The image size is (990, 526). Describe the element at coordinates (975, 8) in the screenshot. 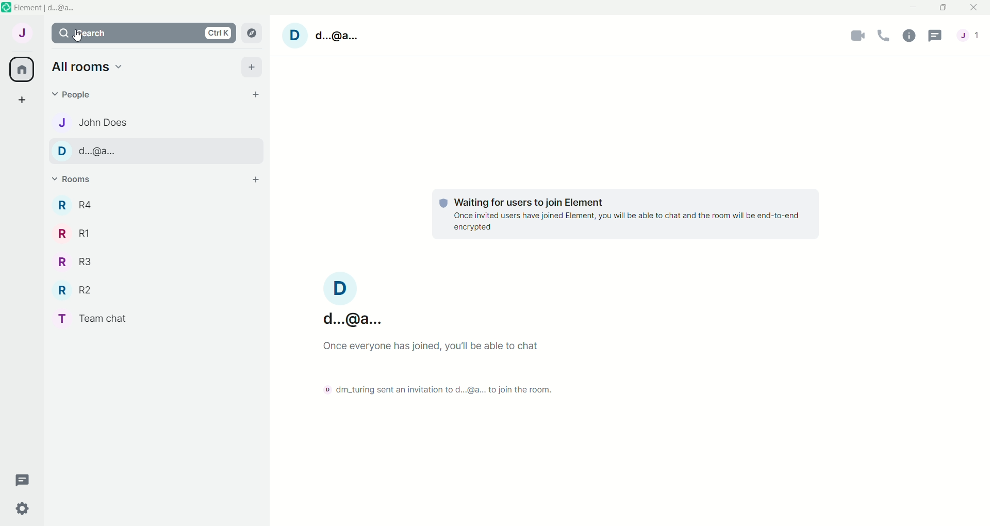

I see `close` at that location.